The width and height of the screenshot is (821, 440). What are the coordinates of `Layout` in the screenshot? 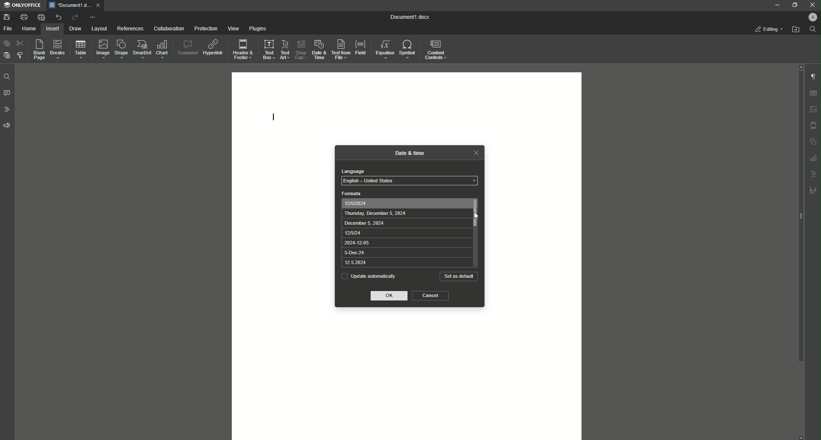 It's located at (99, 29).